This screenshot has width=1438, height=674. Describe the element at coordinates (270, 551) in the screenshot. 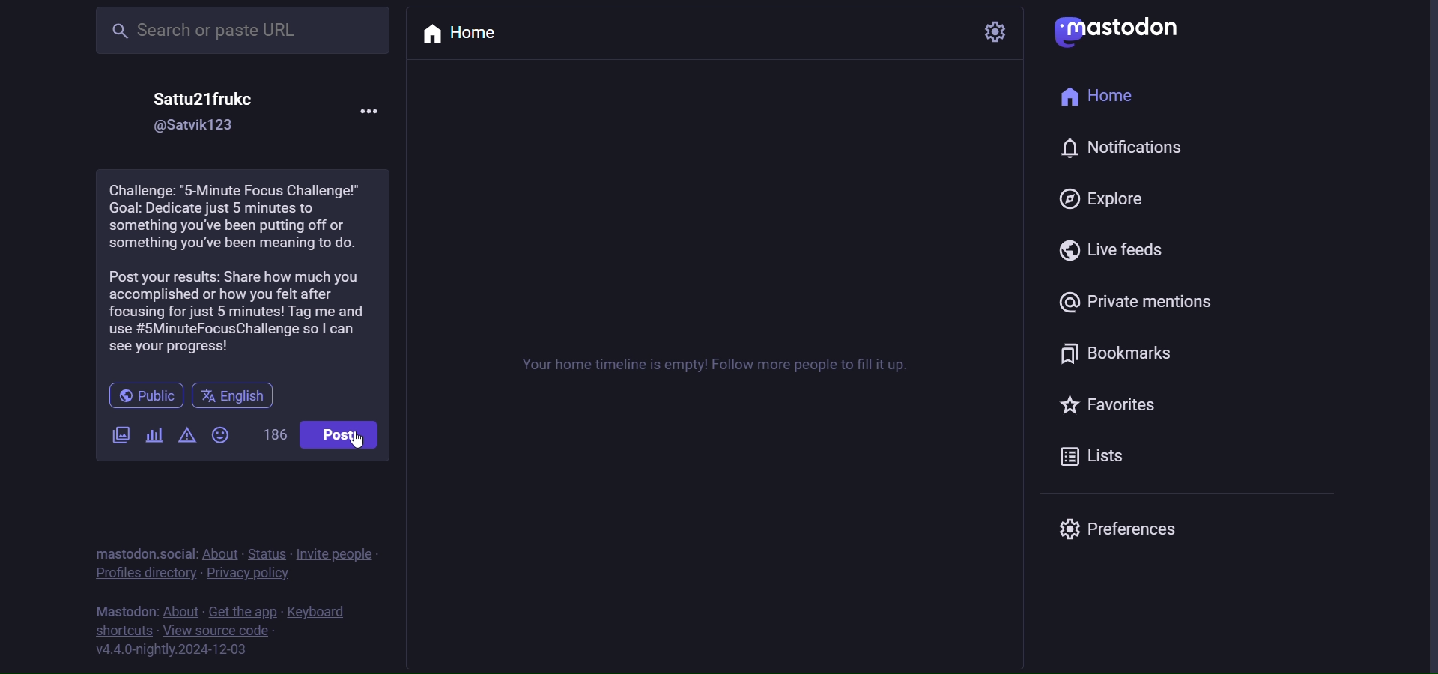

I see `status` at that location.